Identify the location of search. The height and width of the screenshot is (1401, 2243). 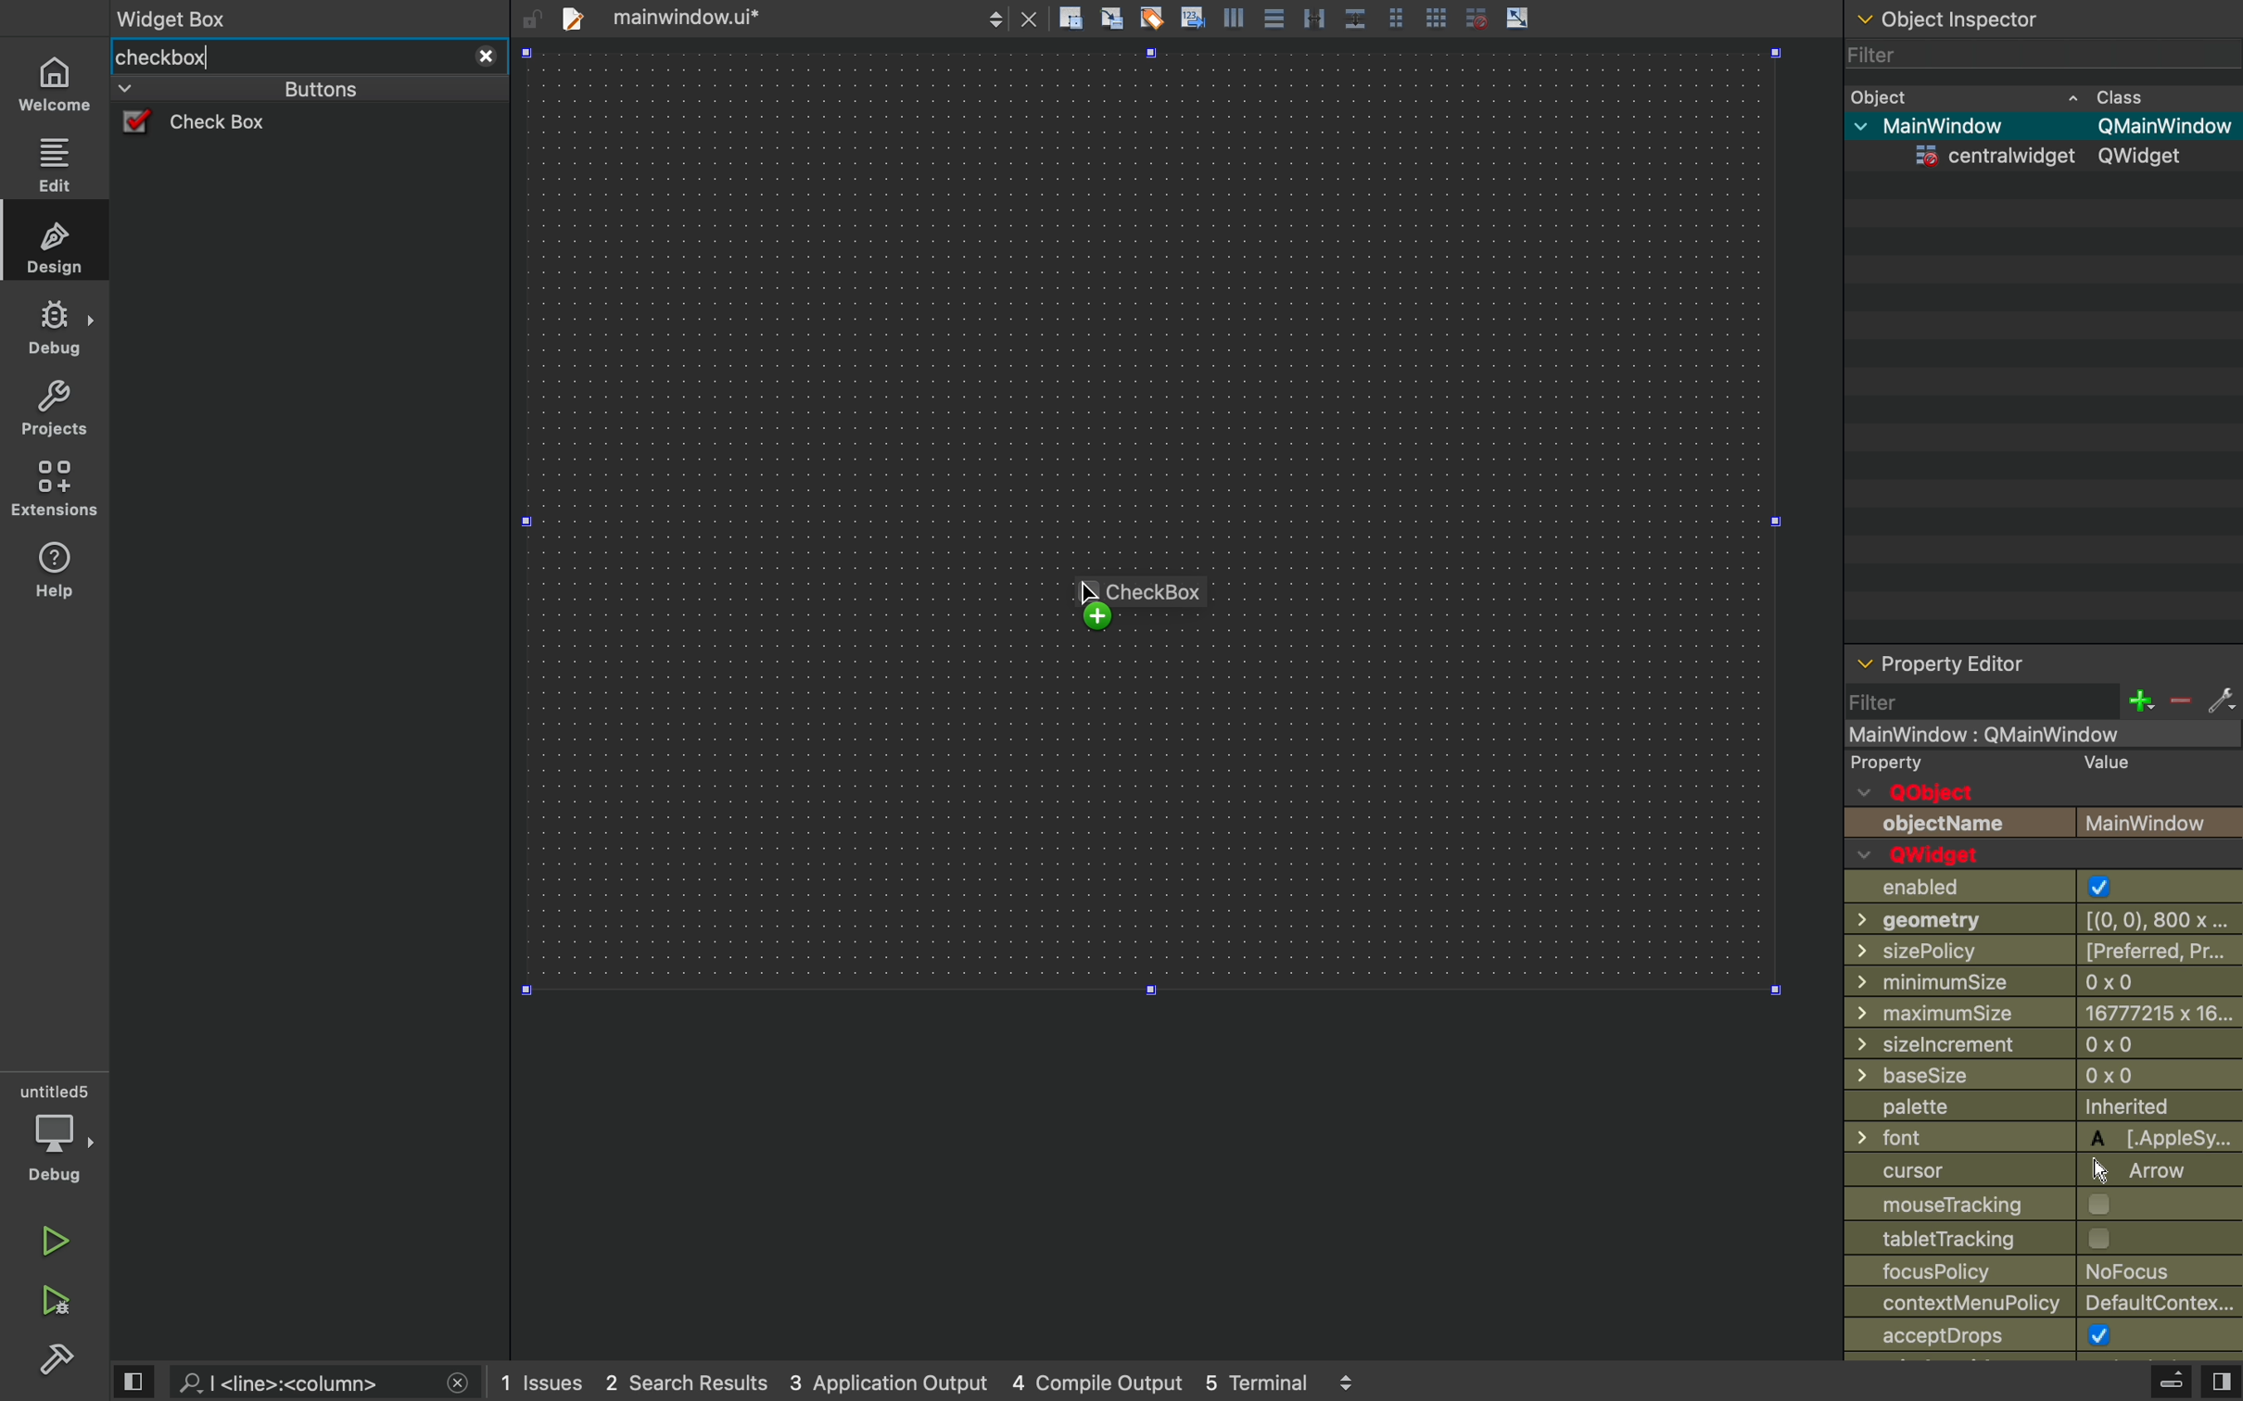
(297, 1383).